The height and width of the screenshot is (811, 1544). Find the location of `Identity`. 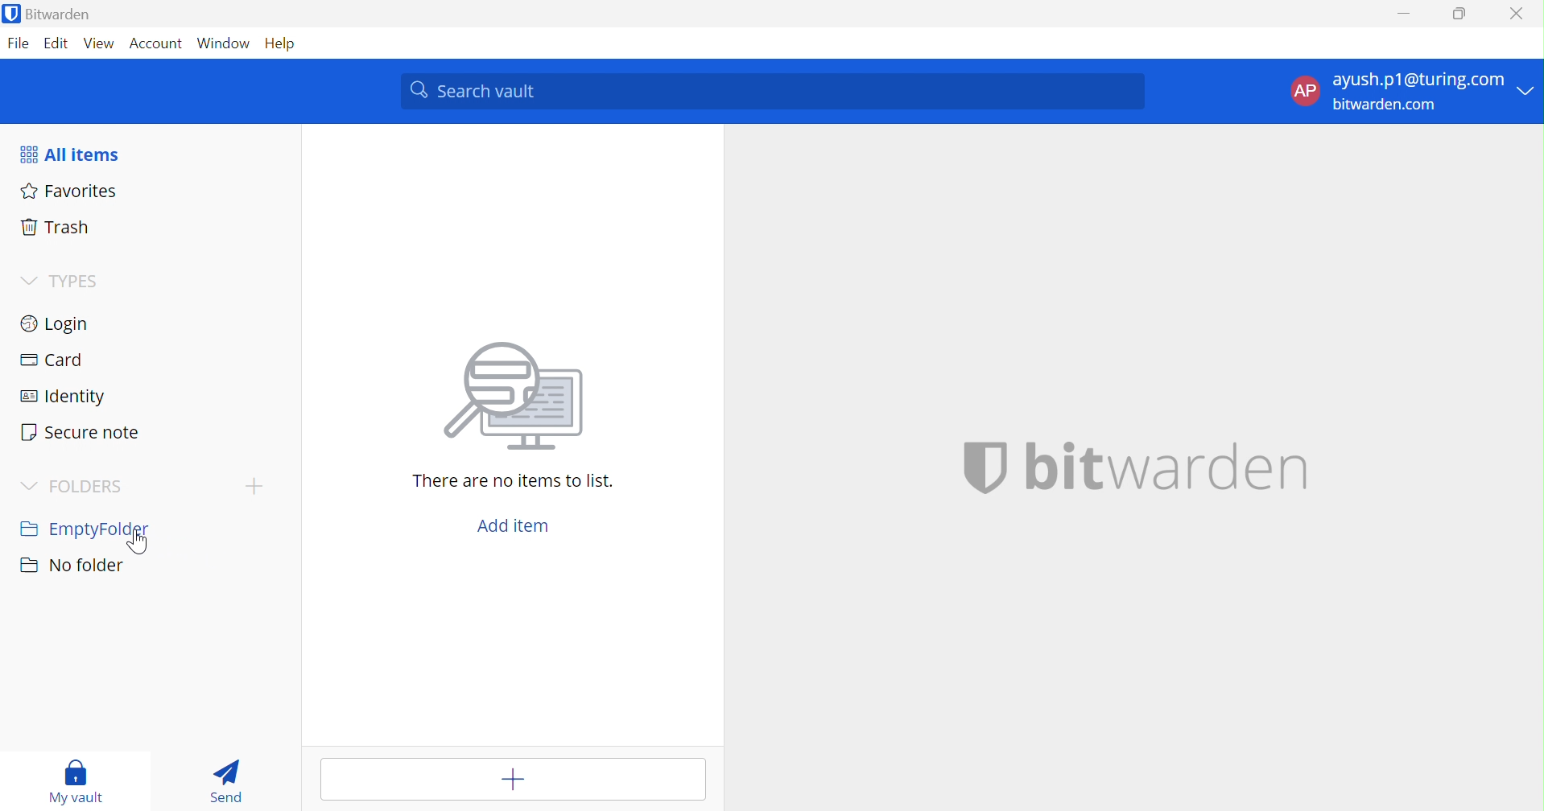

Identity is located at coordinates (64, 400).